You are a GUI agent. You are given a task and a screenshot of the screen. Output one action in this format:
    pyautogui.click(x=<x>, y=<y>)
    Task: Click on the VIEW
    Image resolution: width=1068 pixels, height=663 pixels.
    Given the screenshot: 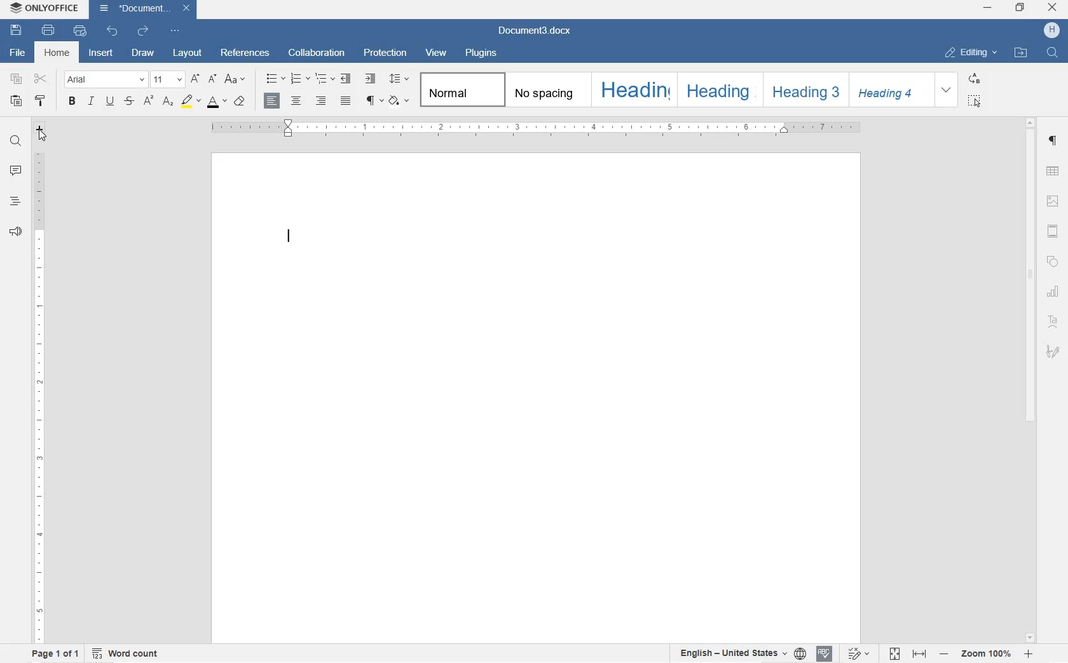 What is the action you would take?
    pyautogui.click(x=437, y=52)
    